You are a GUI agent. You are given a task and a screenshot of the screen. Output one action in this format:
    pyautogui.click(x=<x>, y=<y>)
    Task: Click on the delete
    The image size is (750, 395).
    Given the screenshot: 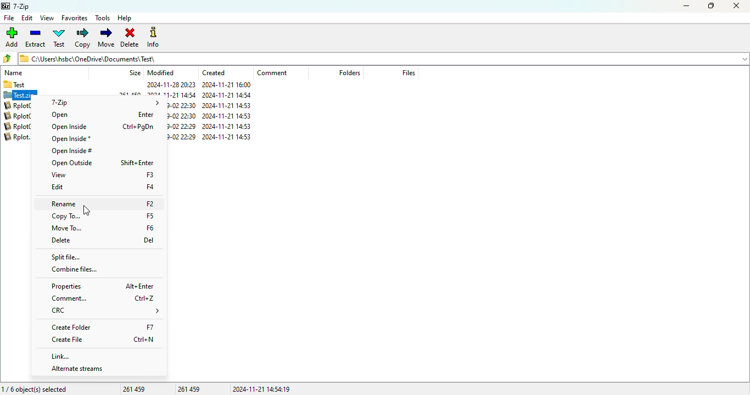 What is the action you would take?
    pyautogui.click(x=62, y=240)
    